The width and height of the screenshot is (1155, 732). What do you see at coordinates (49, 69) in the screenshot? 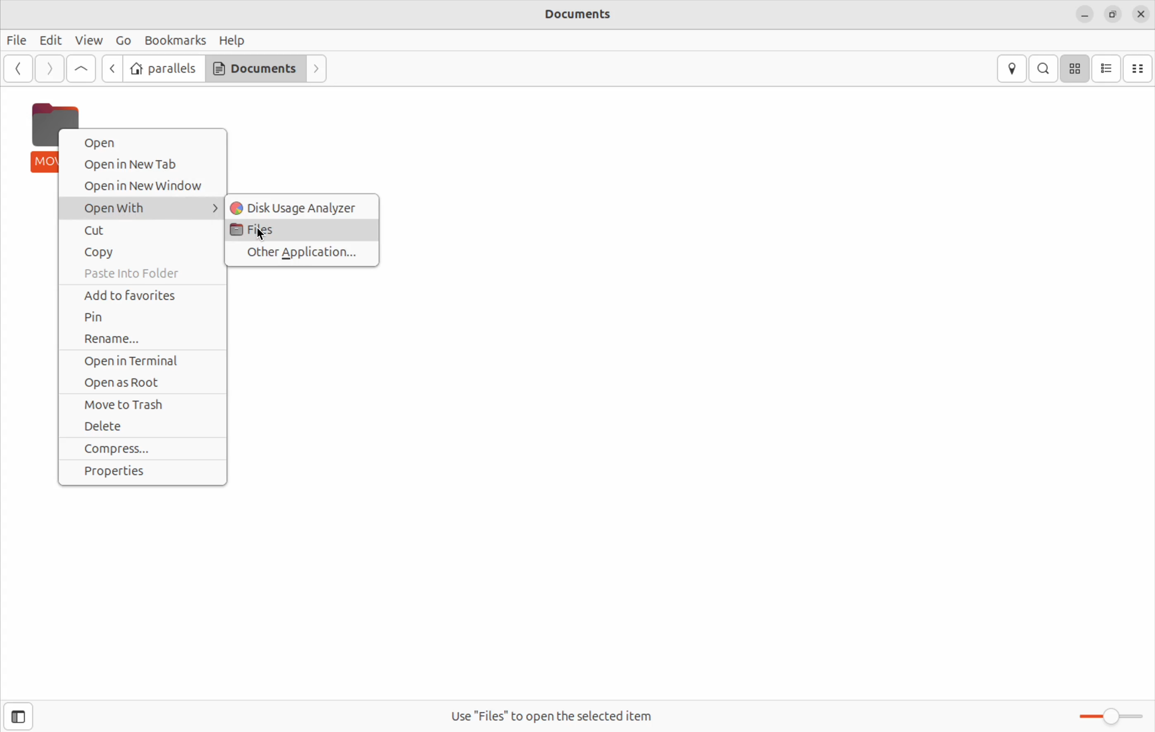
I see `forward` at bounding box center [49, 69].